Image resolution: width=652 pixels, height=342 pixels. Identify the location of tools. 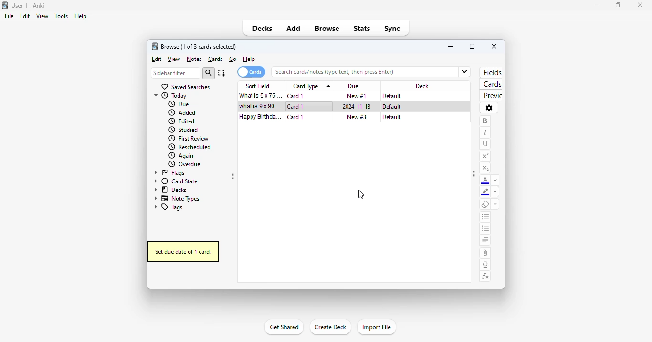
(61, 16).